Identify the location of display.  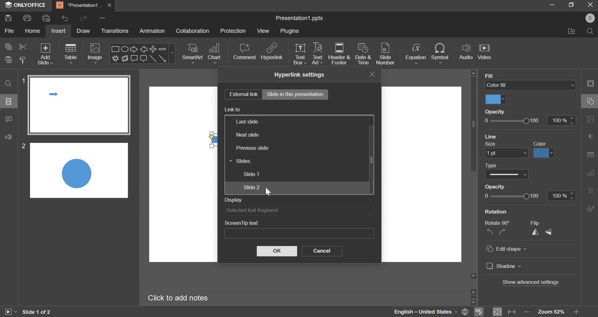
(232, 199).